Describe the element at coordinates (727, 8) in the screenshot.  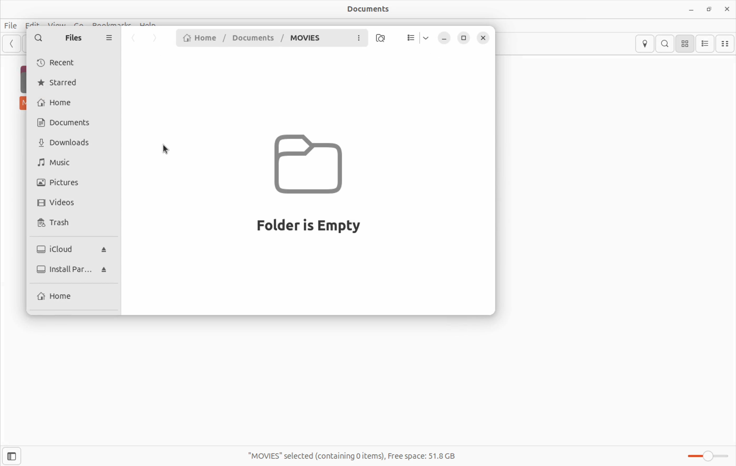
I see `close` at that location.